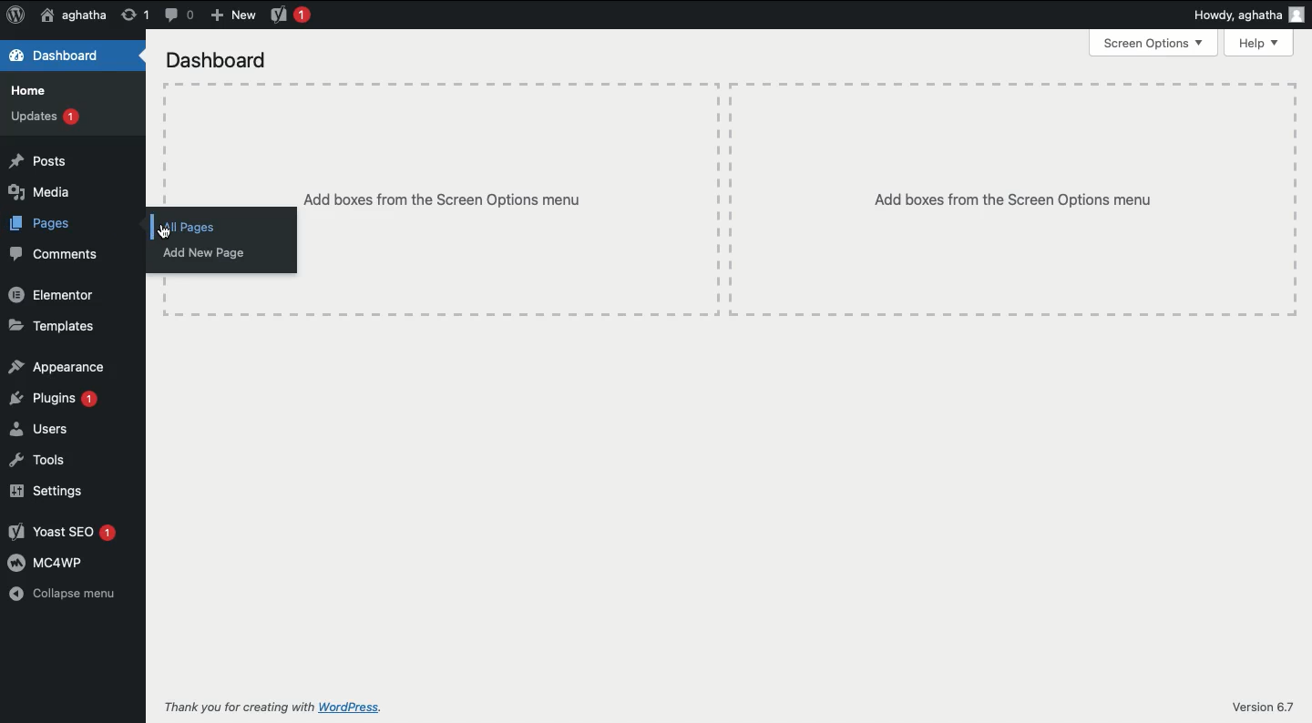 This screenshot has width=1312, height=723. I want to click on Yoast, so click(290, 15).